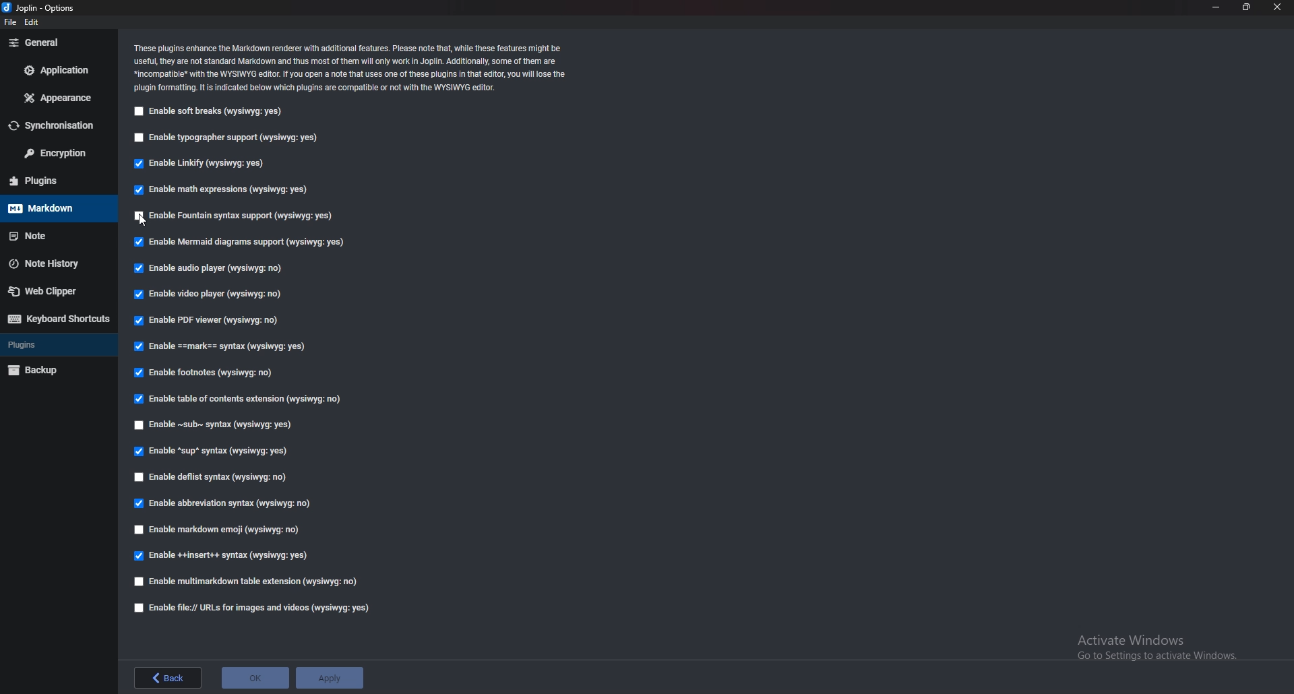 This screenshot has height=694, width=1294. What do you see at coordinates (1245, 7) in the screenshot?
I see `resize` at bounding box center [1245, 7].